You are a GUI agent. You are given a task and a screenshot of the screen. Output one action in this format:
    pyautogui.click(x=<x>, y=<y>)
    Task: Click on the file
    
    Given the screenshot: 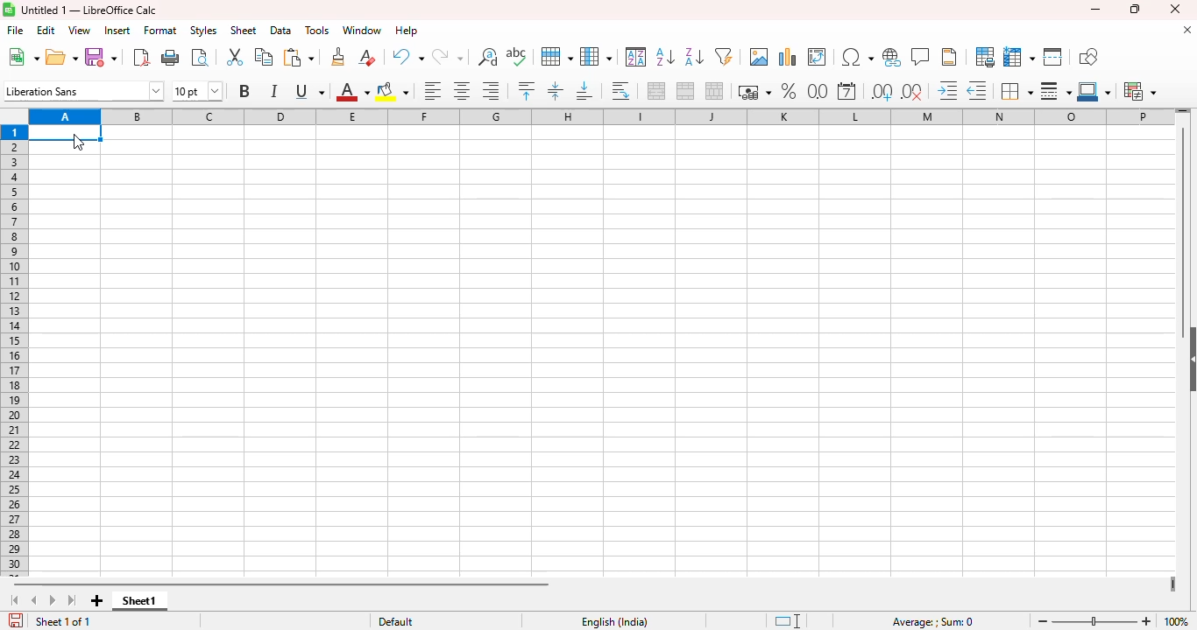 What is the action you would take?
    pyautogui.click(x=16, y=30)
    